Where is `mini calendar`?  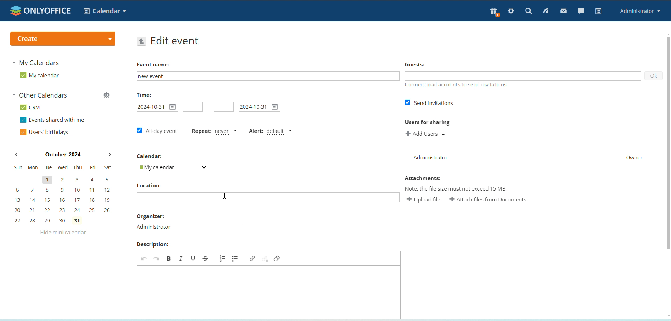
mini calendar is located at coordinates (63, 194).